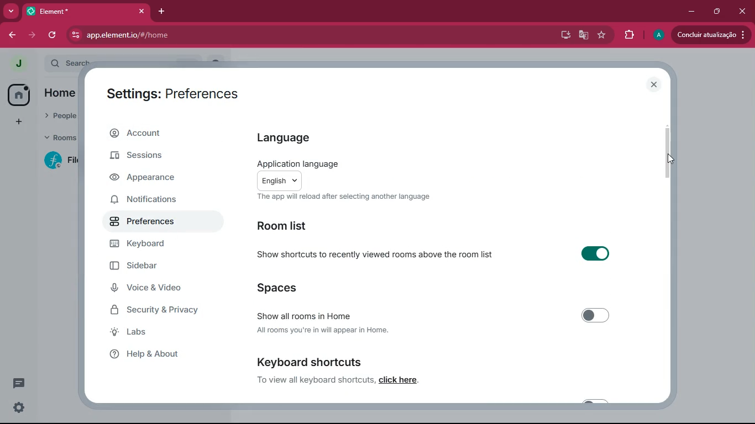 This screenshot has height=424, width=755. Describe the element at coordinates (288, 227) in the screenshot. I see `room list` at that location.